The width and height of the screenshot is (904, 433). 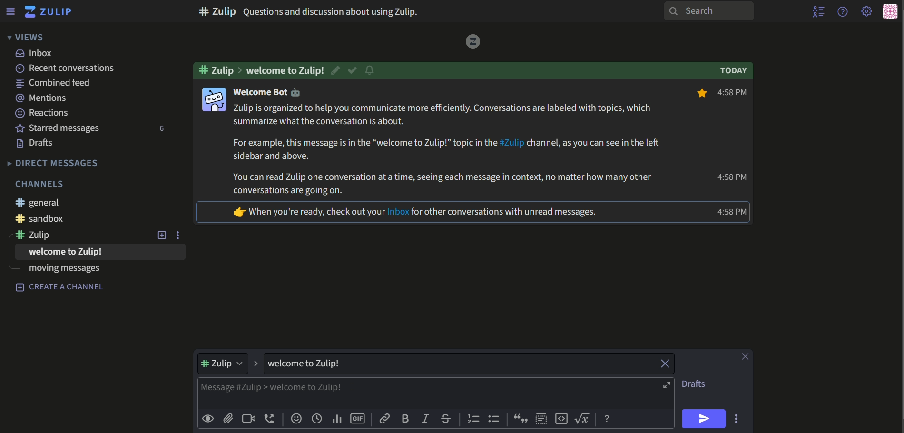 What do you see at coordinates (59, 128) in the screenshot?
I see `text` at bounding box center [59, 128].